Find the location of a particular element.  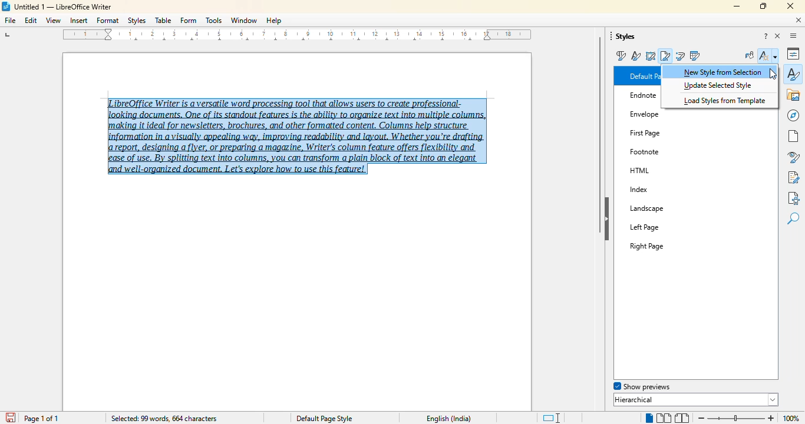

minimize is located at coordinates (737, 6).